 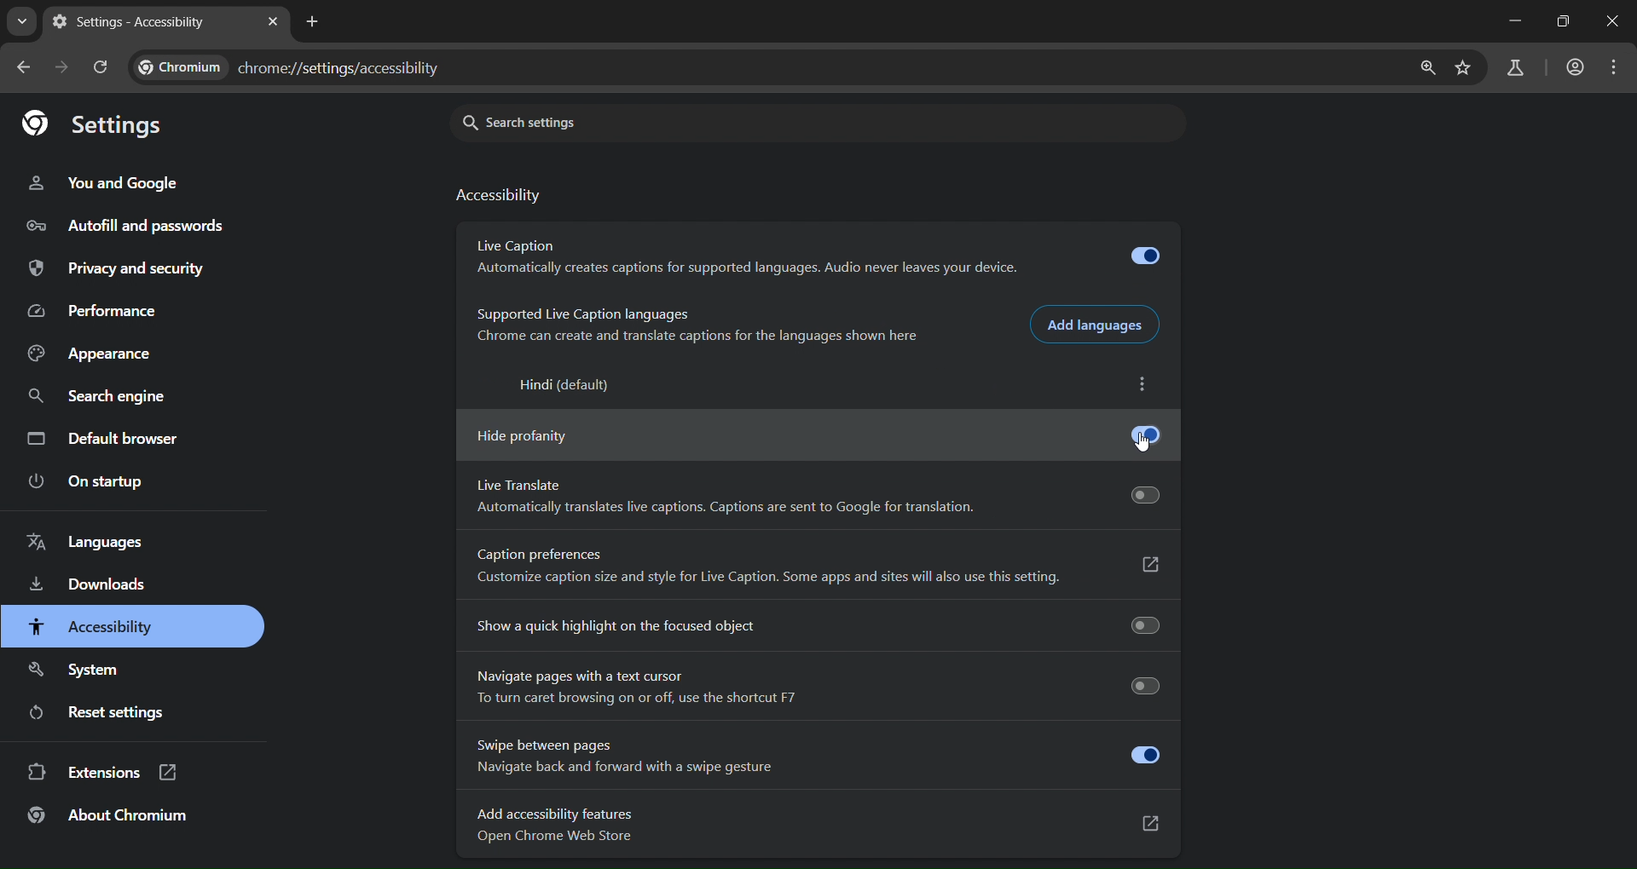 What do you see at coordinates (96, 311) in the screenshot?
I see `performance` at bounding box center [96, 311].